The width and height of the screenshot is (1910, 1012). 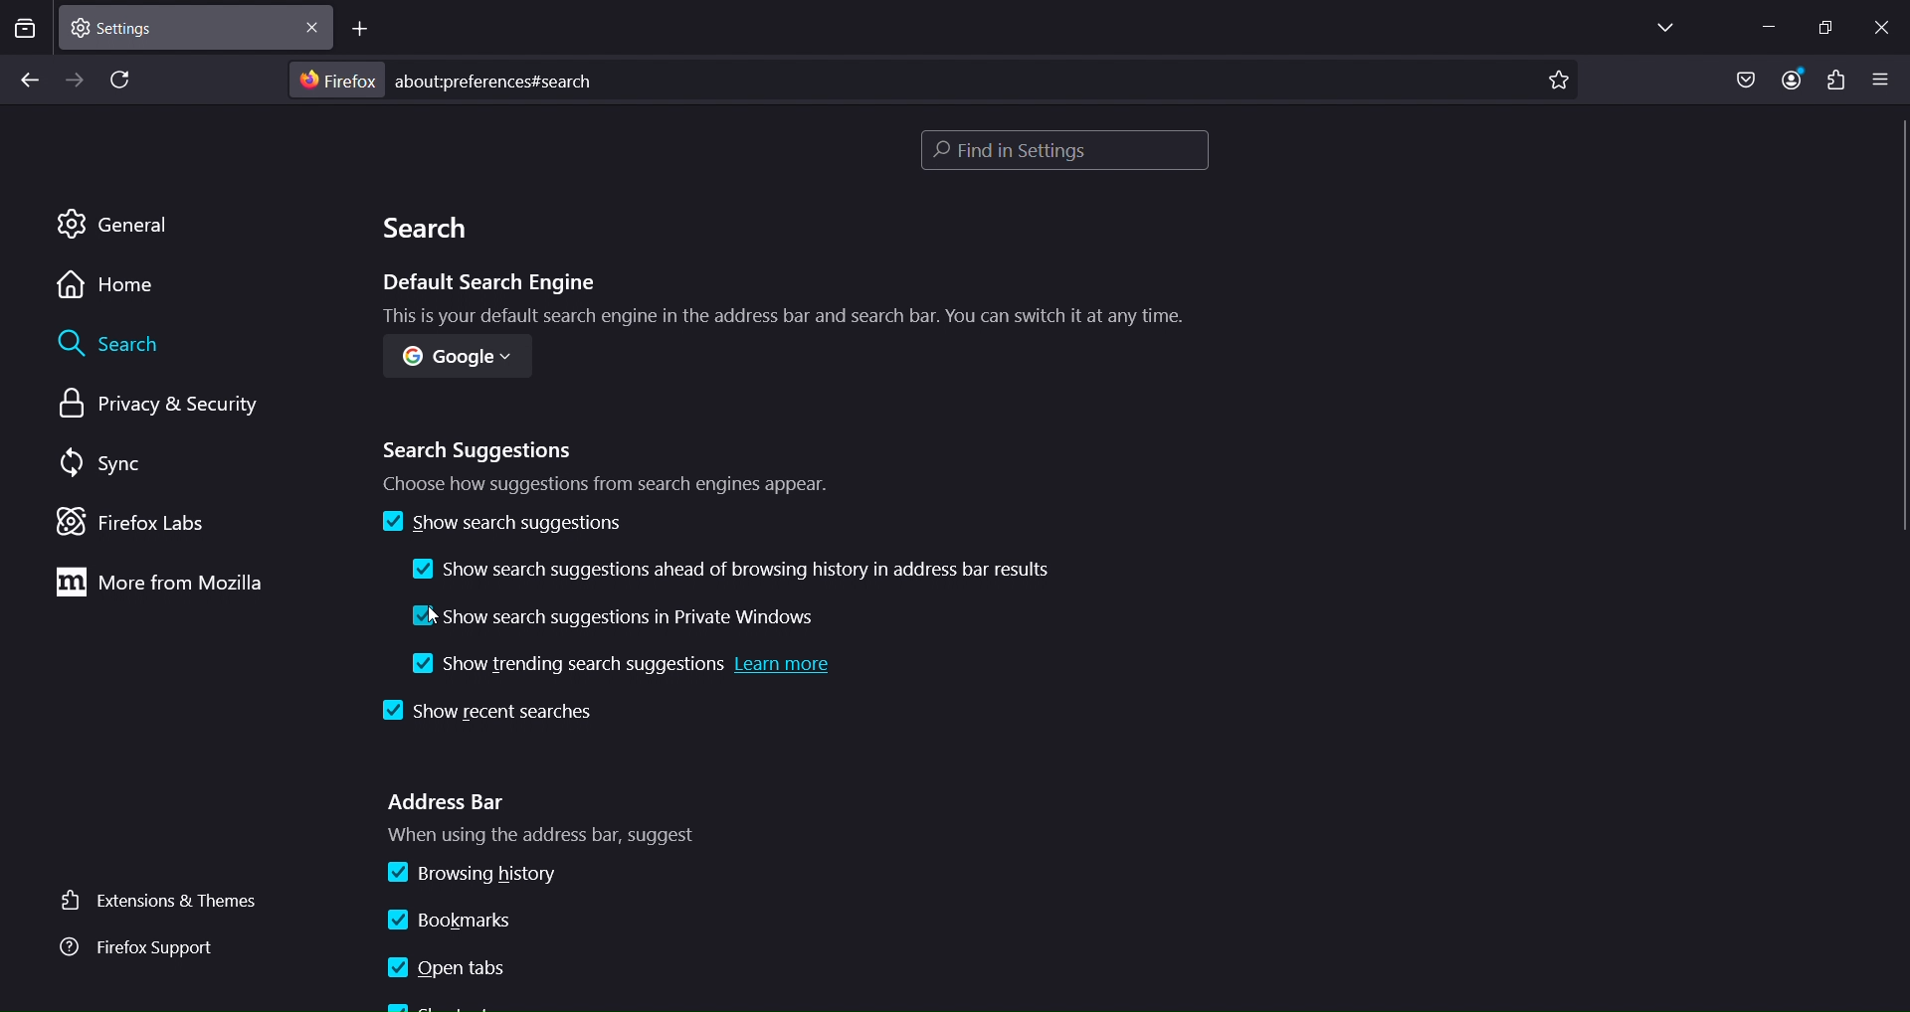 What do you see at coordinates (1559, 82) in the screenshot?
I see `bookmark` at bounding box center [1559, 82].